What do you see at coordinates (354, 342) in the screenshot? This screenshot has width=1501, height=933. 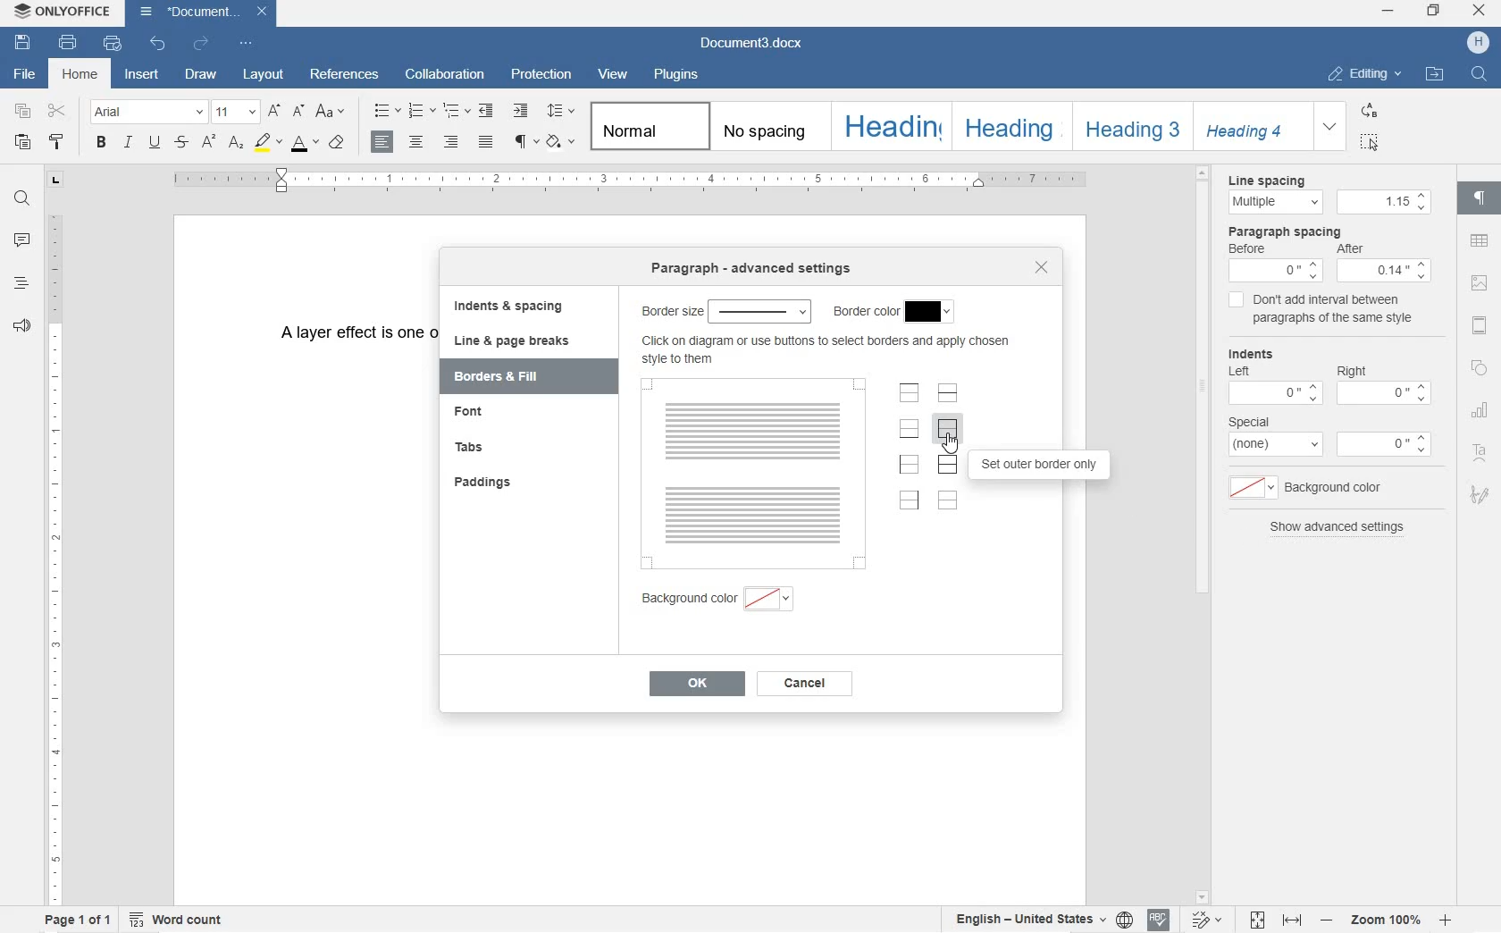 I see `TEXT WRITTEN BY USER` at bounding box center [354, 342].